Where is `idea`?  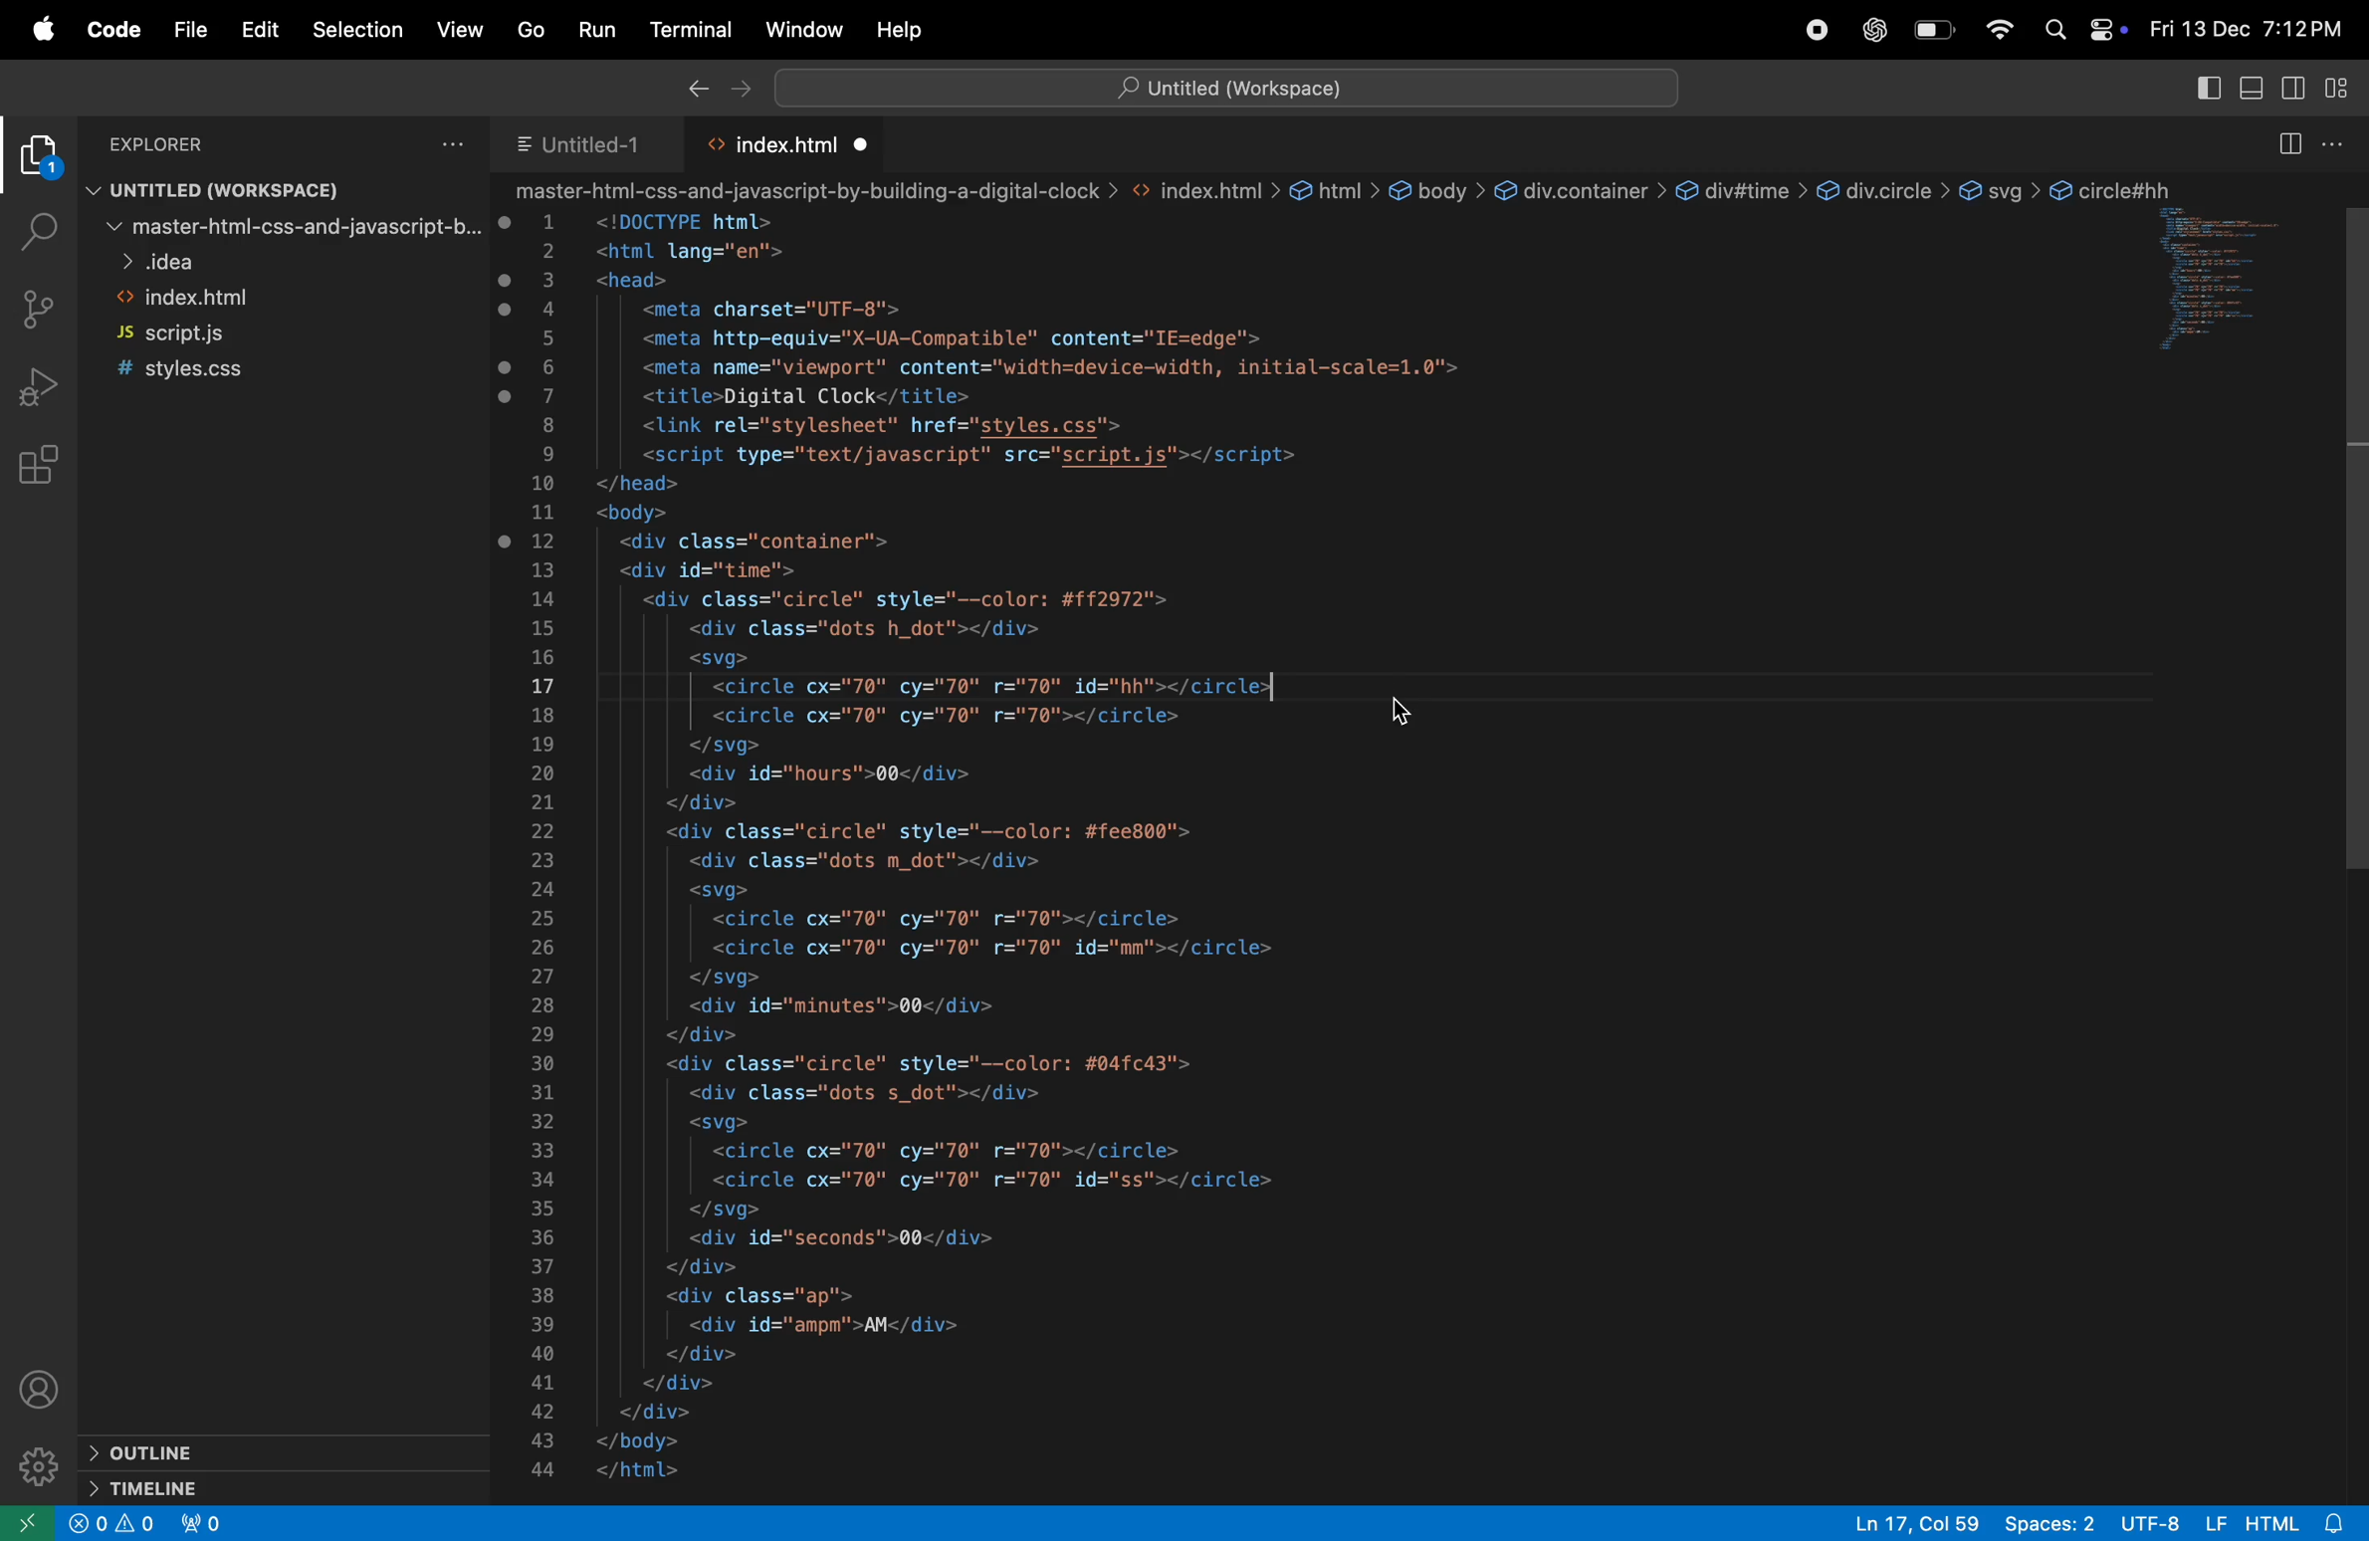
idea is located at coordinates (276, 265).